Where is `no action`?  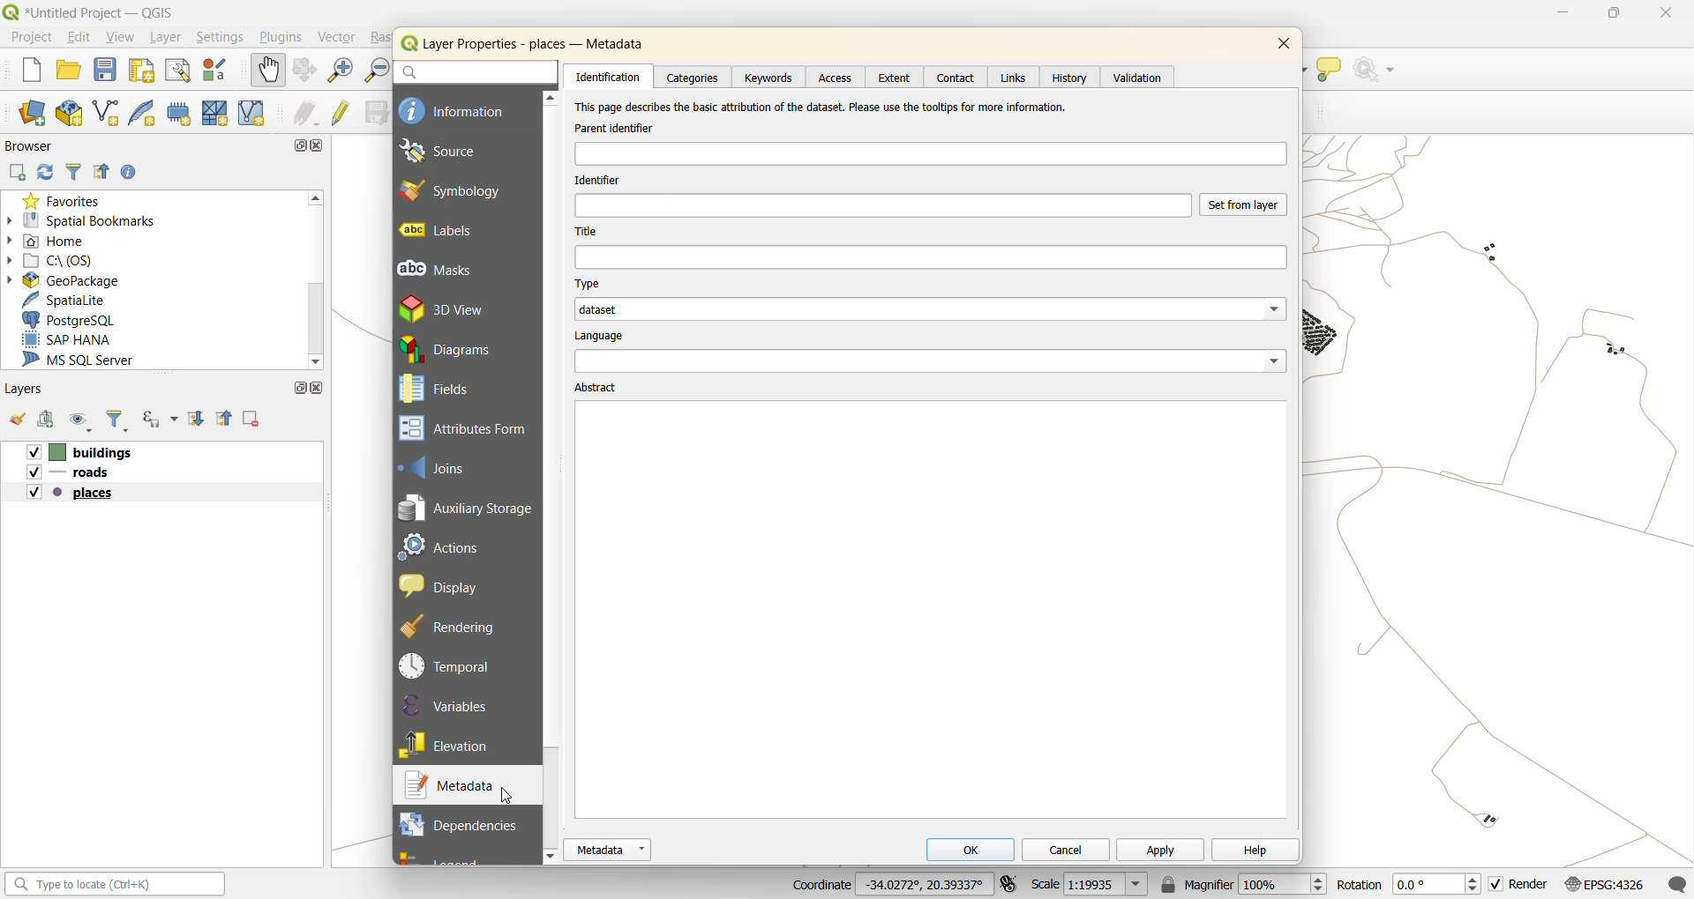
no action is located at coordinates (1376, 73).